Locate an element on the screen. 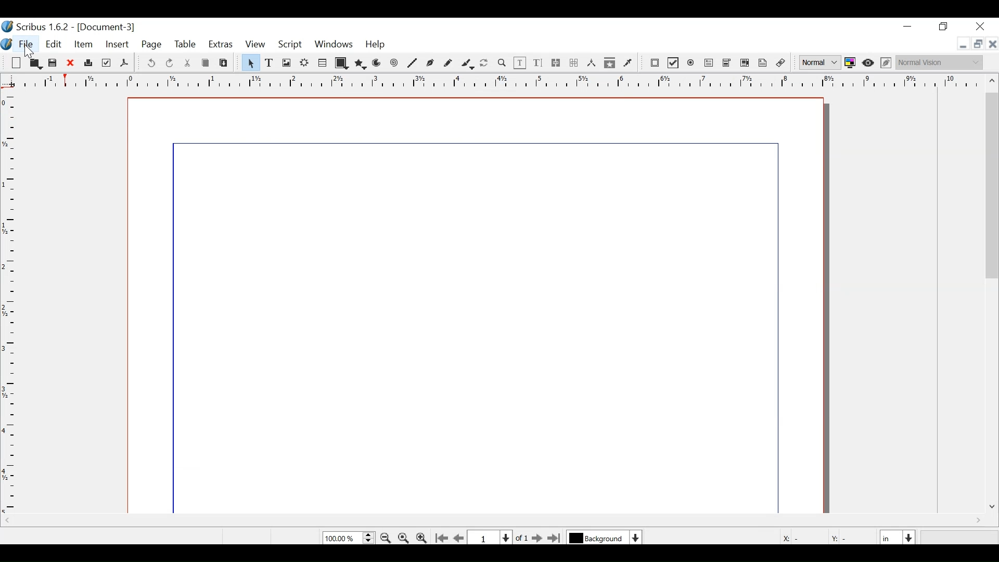  Current Page is located at coordinates (491, 537).